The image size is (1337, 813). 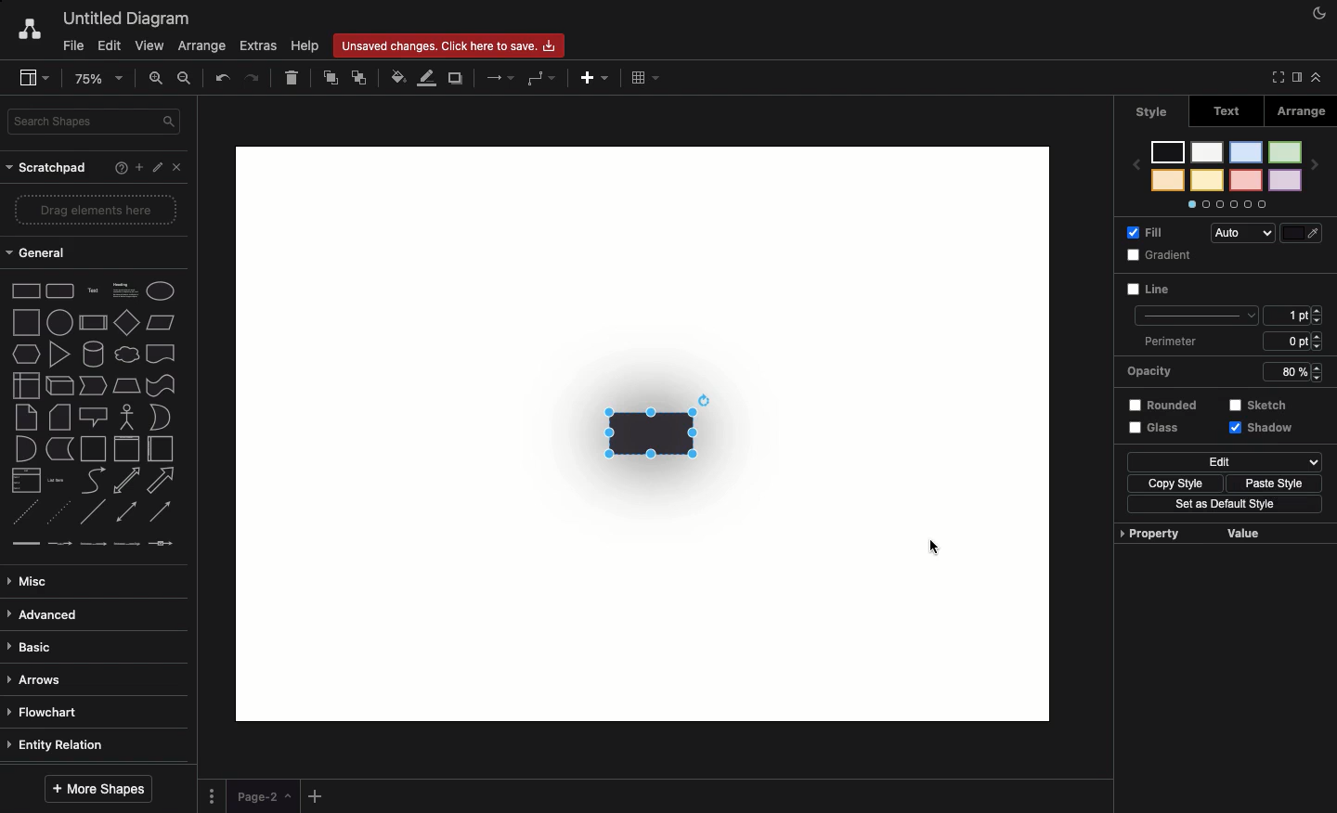 What do you see at coordinates (496, 77) in the screenshot?
I see `Arrows` at bounding box center [496, 77].